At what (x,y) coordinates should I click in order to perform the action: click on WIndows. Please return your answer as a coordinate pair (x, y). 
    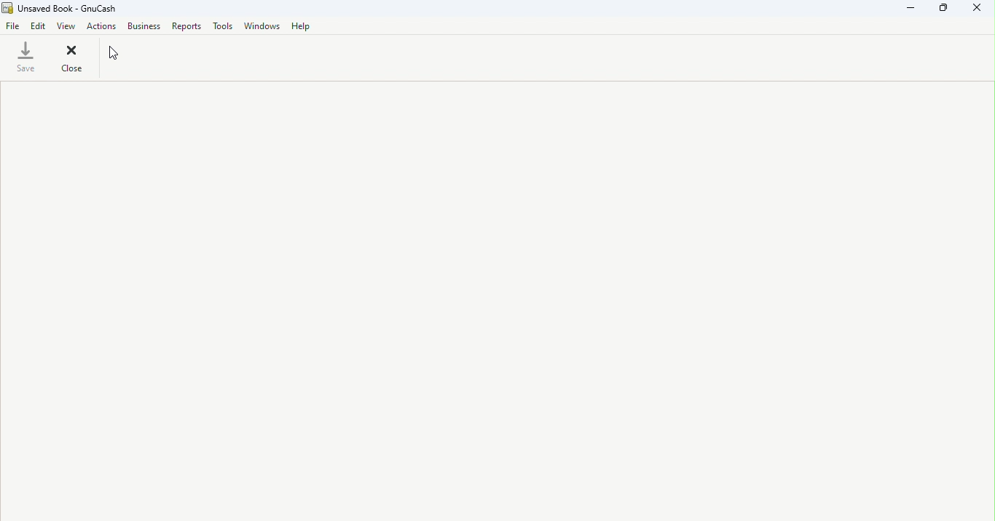
    Looking at the image, I should click on (264, 27).